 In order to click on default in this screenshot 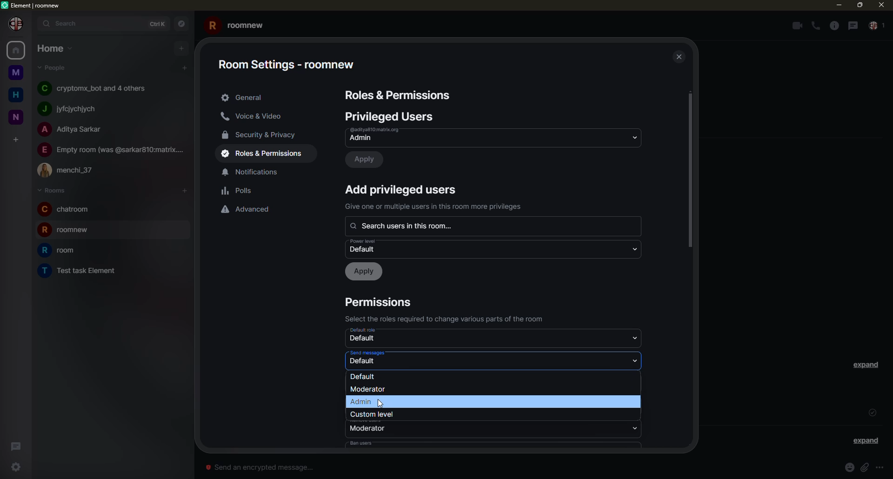, I will do `click(364, 339)`.